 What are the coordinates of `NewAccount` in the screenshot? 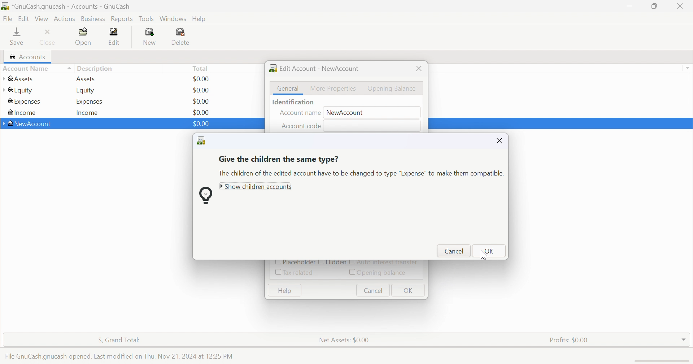 It's located at (29, 124).